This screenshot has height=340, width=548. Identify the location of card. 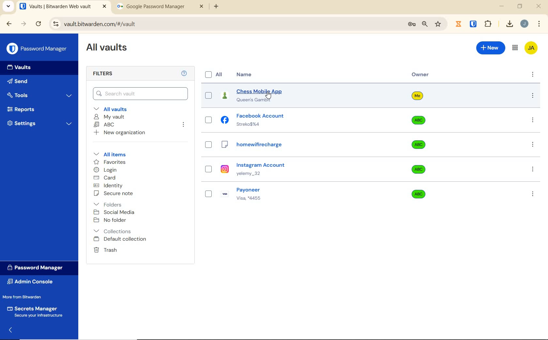
(106, 178).